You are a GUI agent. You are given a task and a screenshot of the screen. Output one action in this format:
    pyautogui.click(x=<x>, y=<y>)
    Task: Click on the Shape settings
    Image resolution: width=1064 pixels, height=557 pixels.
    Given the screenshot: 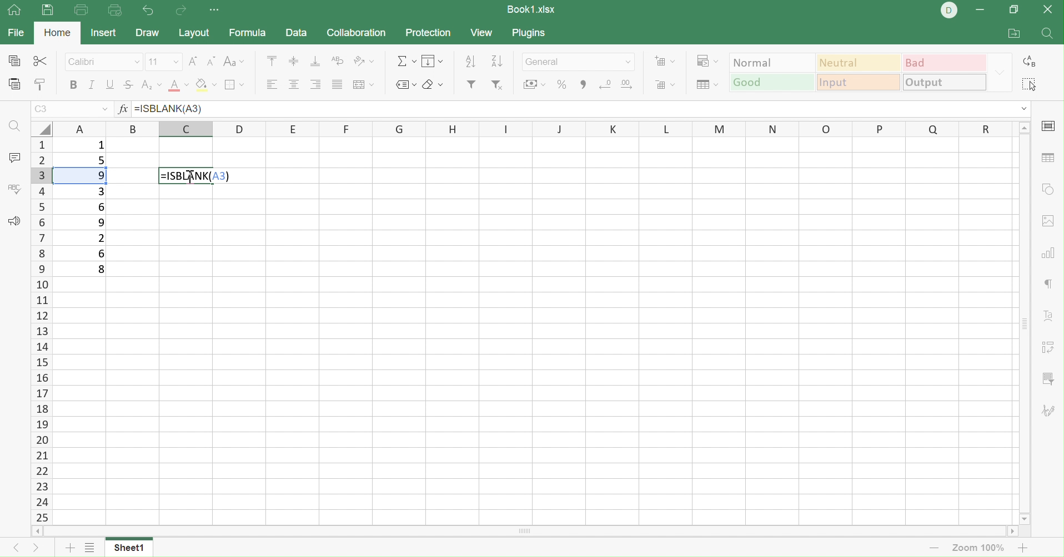 What is the action you would take?
    pyautogui.click(x=1049, y=190)
    